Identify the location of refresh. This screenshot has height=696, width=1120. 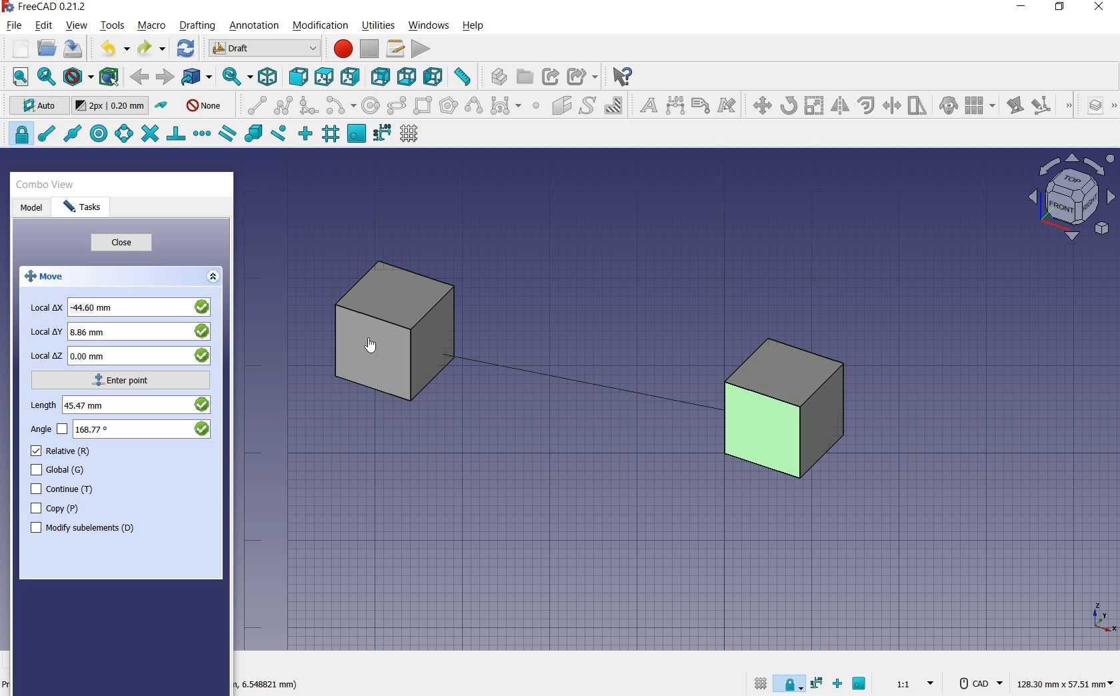
(186, 49).